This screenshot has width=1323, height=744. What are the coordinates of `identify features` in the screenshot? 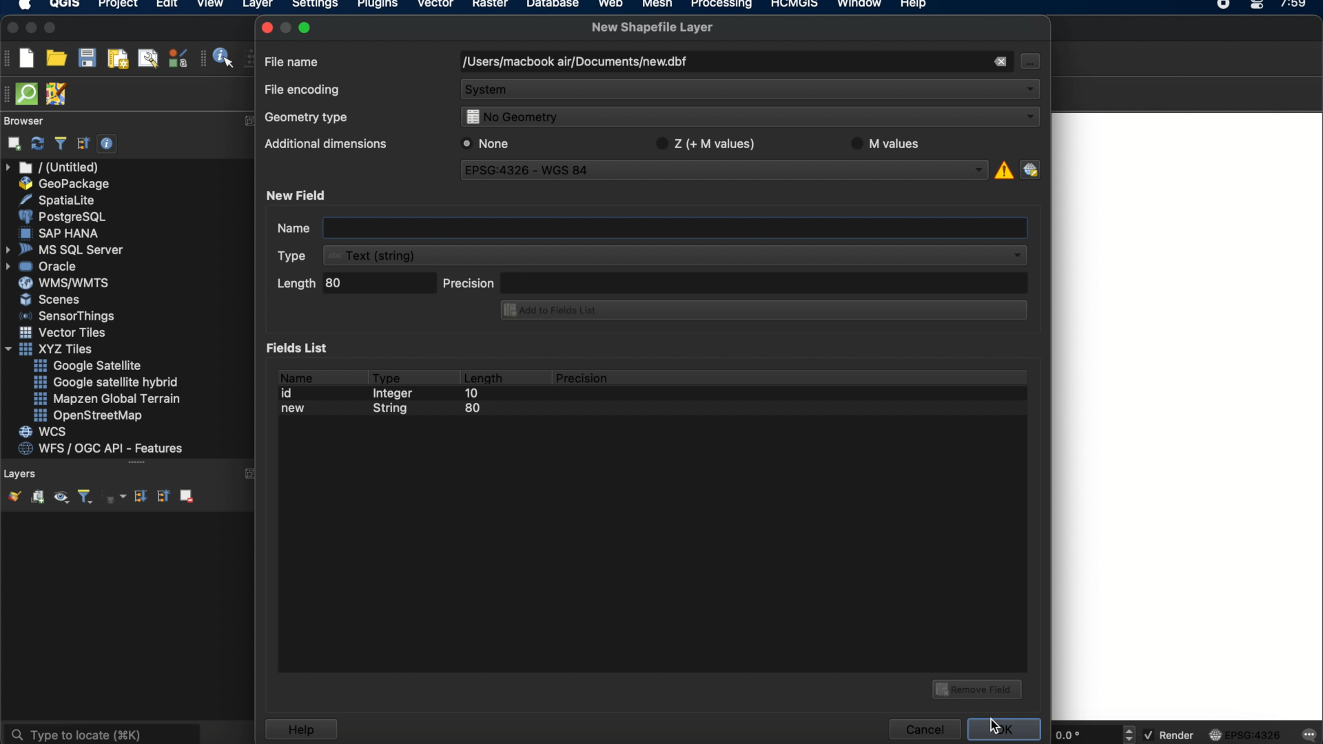 It's located at (218, 58).